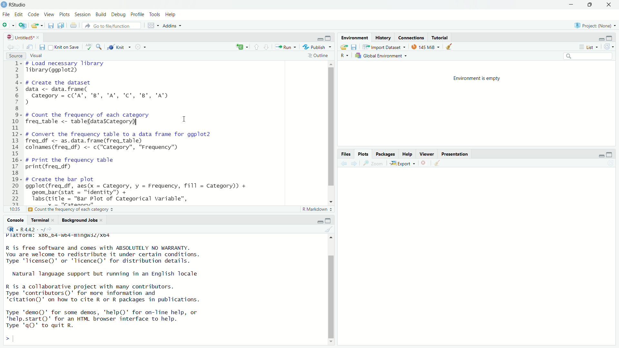  I want to click on icon, so click(11, 229).